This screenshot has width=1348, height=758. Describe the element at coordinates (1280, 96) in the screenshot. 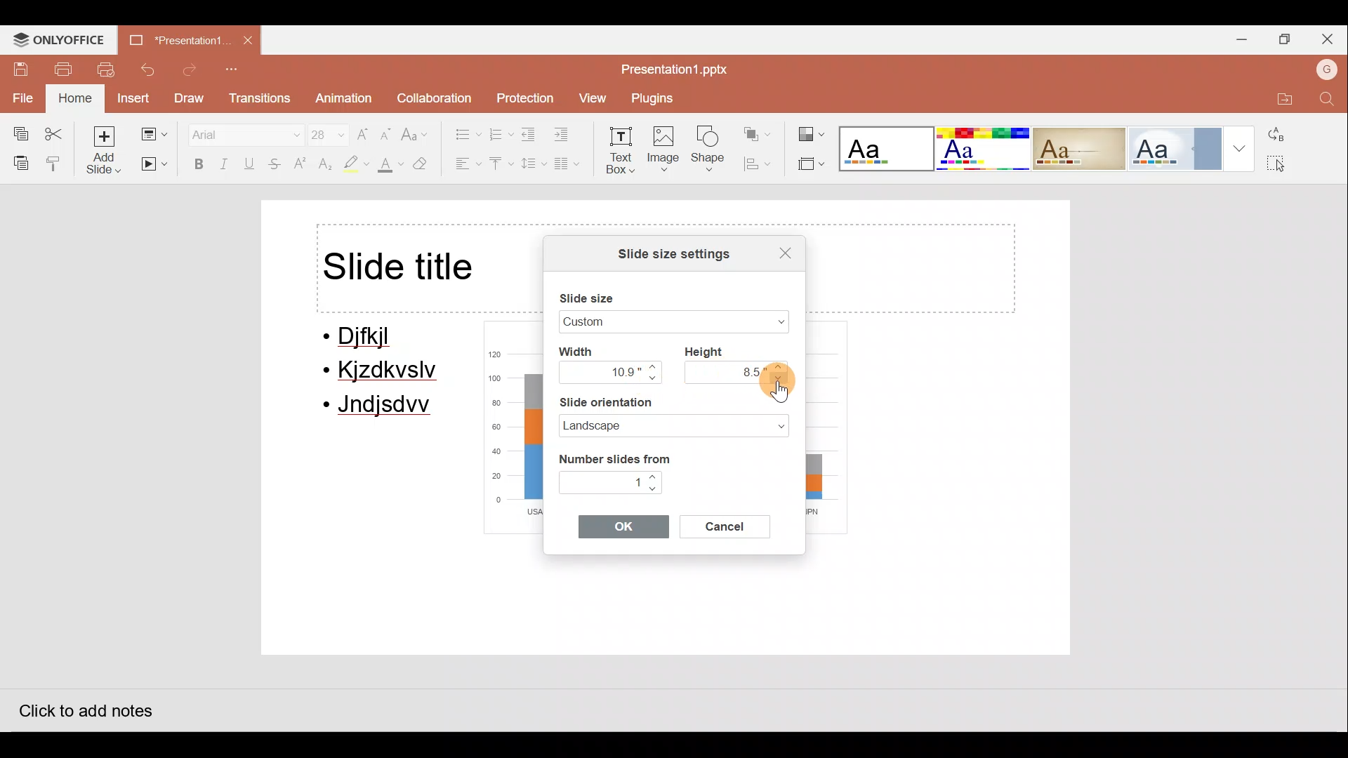

I see `Open file location` at that location.